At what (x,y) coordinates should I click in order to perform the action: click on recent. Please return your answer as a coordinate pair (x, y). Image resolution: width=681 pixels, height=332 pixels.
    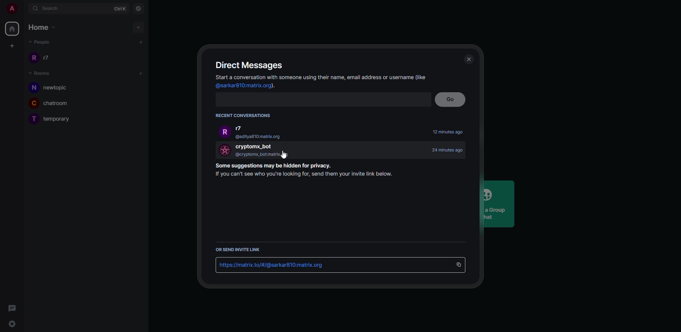
    Looking at the image, I should click on (243, 116).